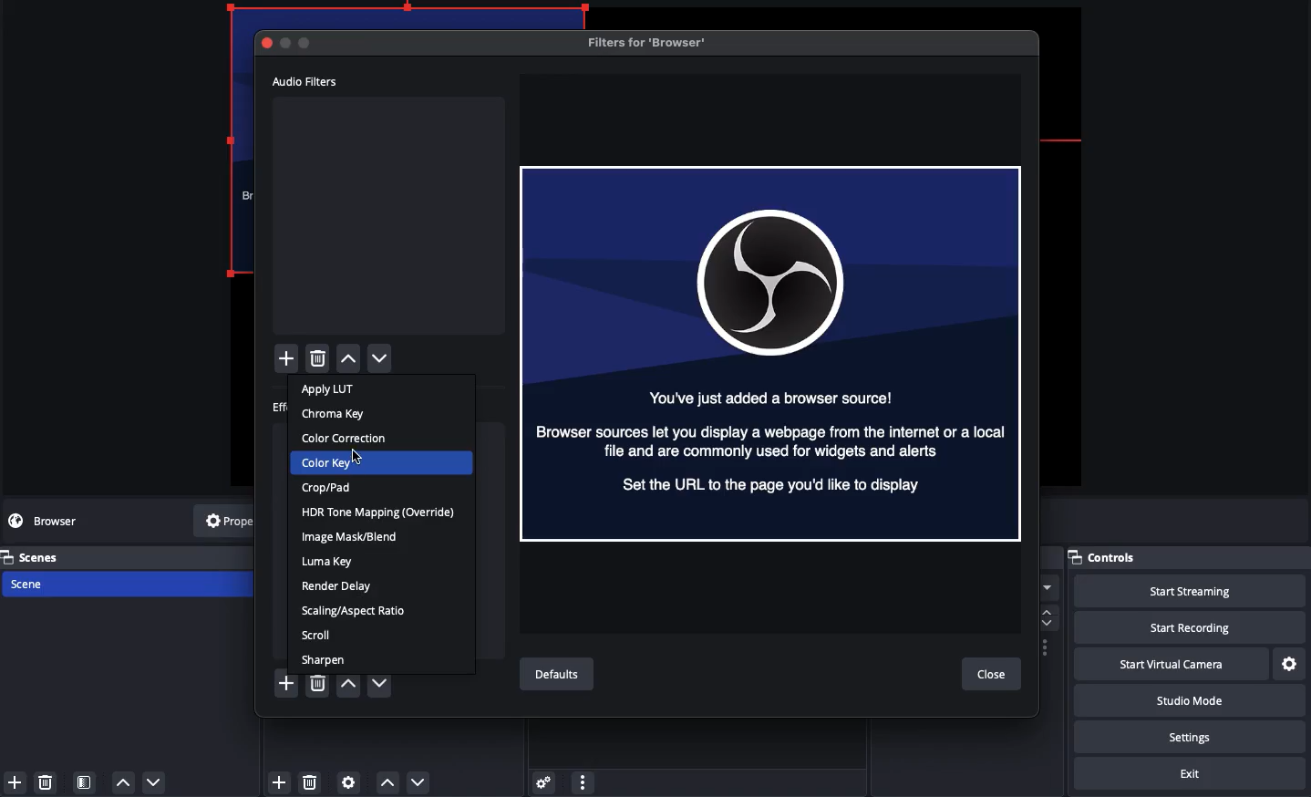  Describe the element at coordinates (350, 781) in the screenshot. I see `Source preferences` at that location.